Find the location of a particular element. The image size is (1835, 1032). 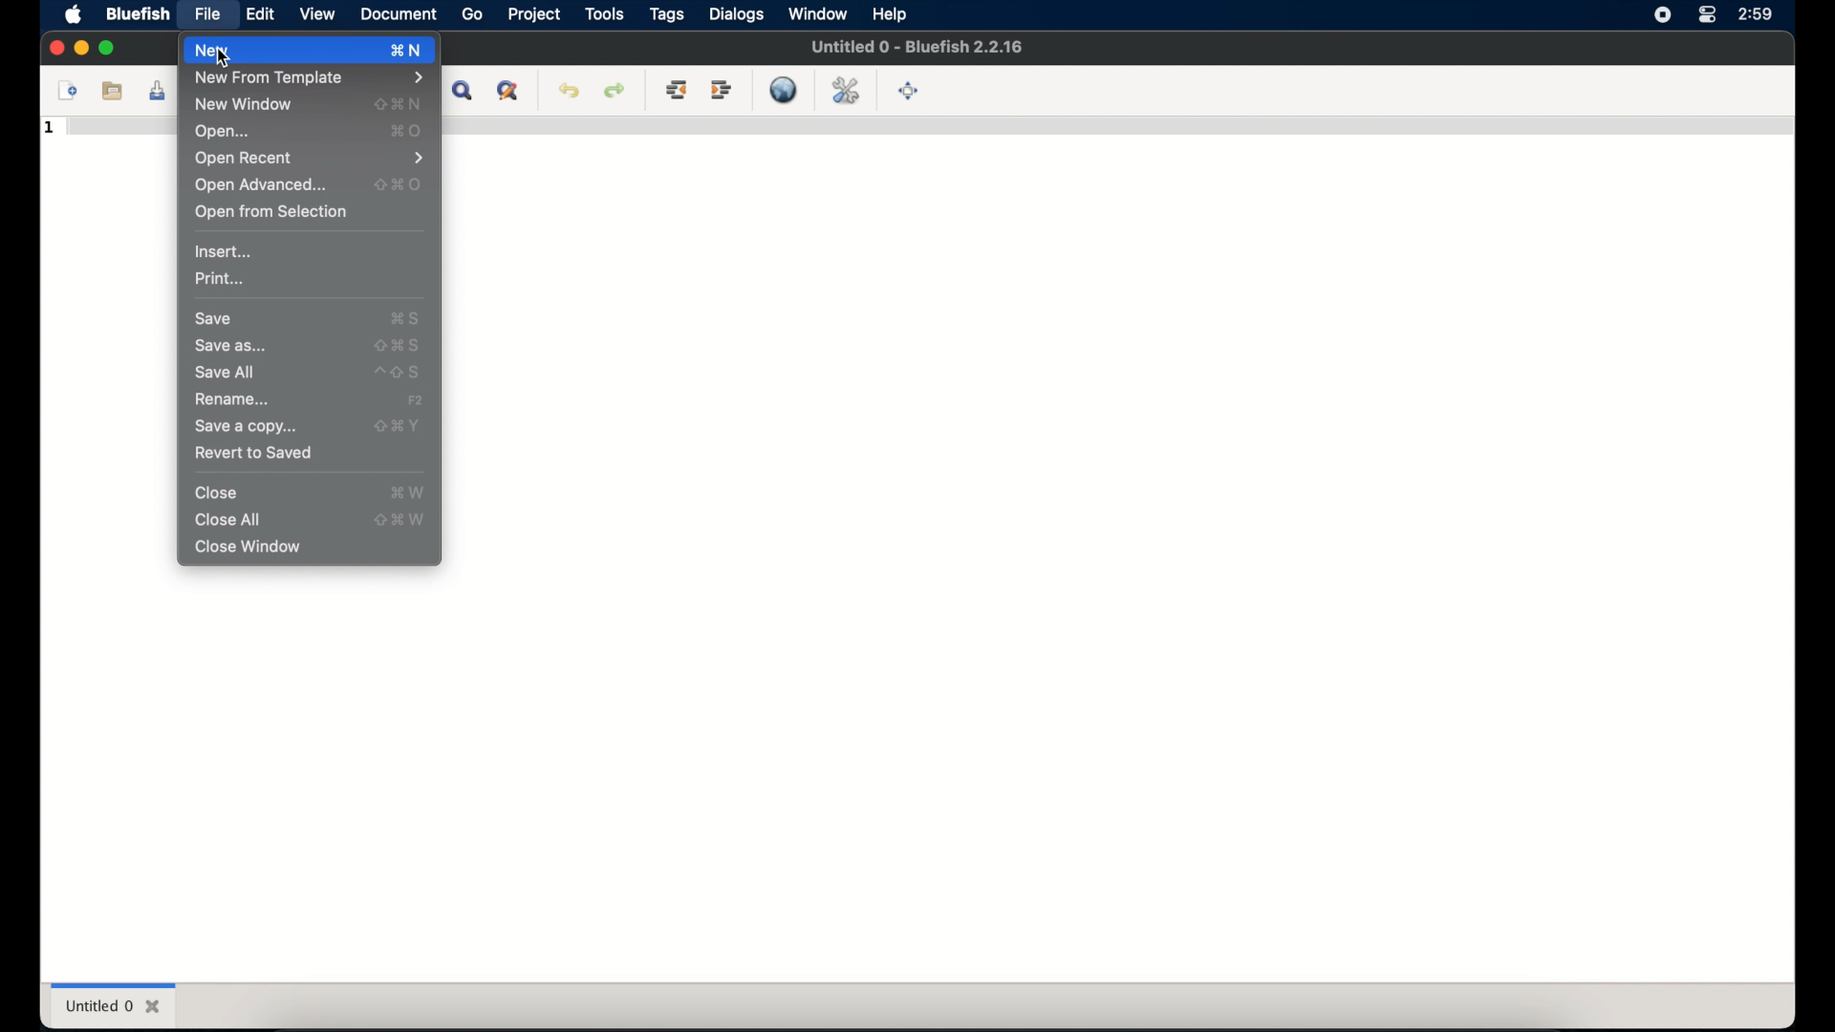

preview in browser is located at coordinates (784, 90).